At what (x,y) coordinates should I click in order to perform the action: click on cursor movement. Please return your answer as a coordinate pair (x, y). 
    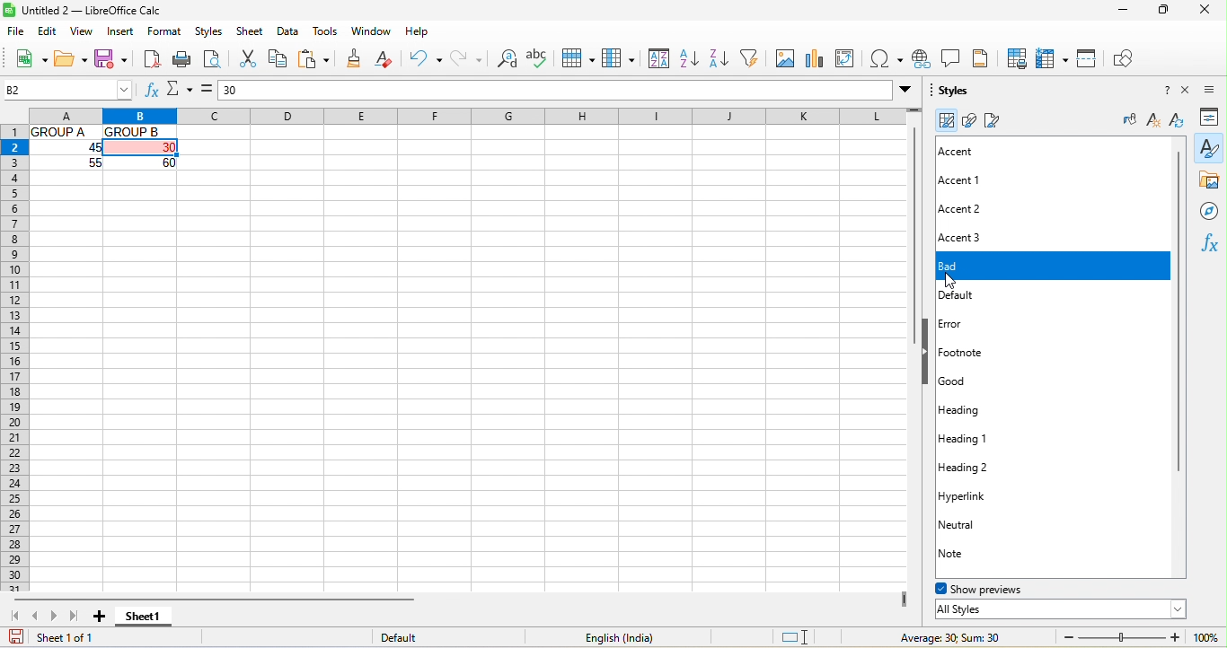
    Looking at the image, I should click on (950, 282).